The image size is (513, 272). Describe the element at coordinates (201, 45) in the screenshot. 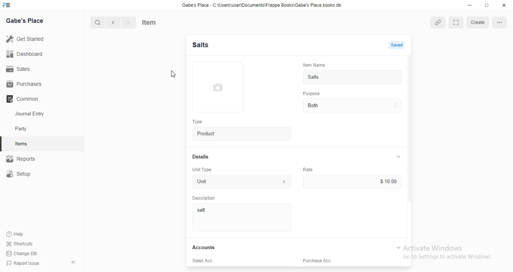

I see `Salts` at that location.